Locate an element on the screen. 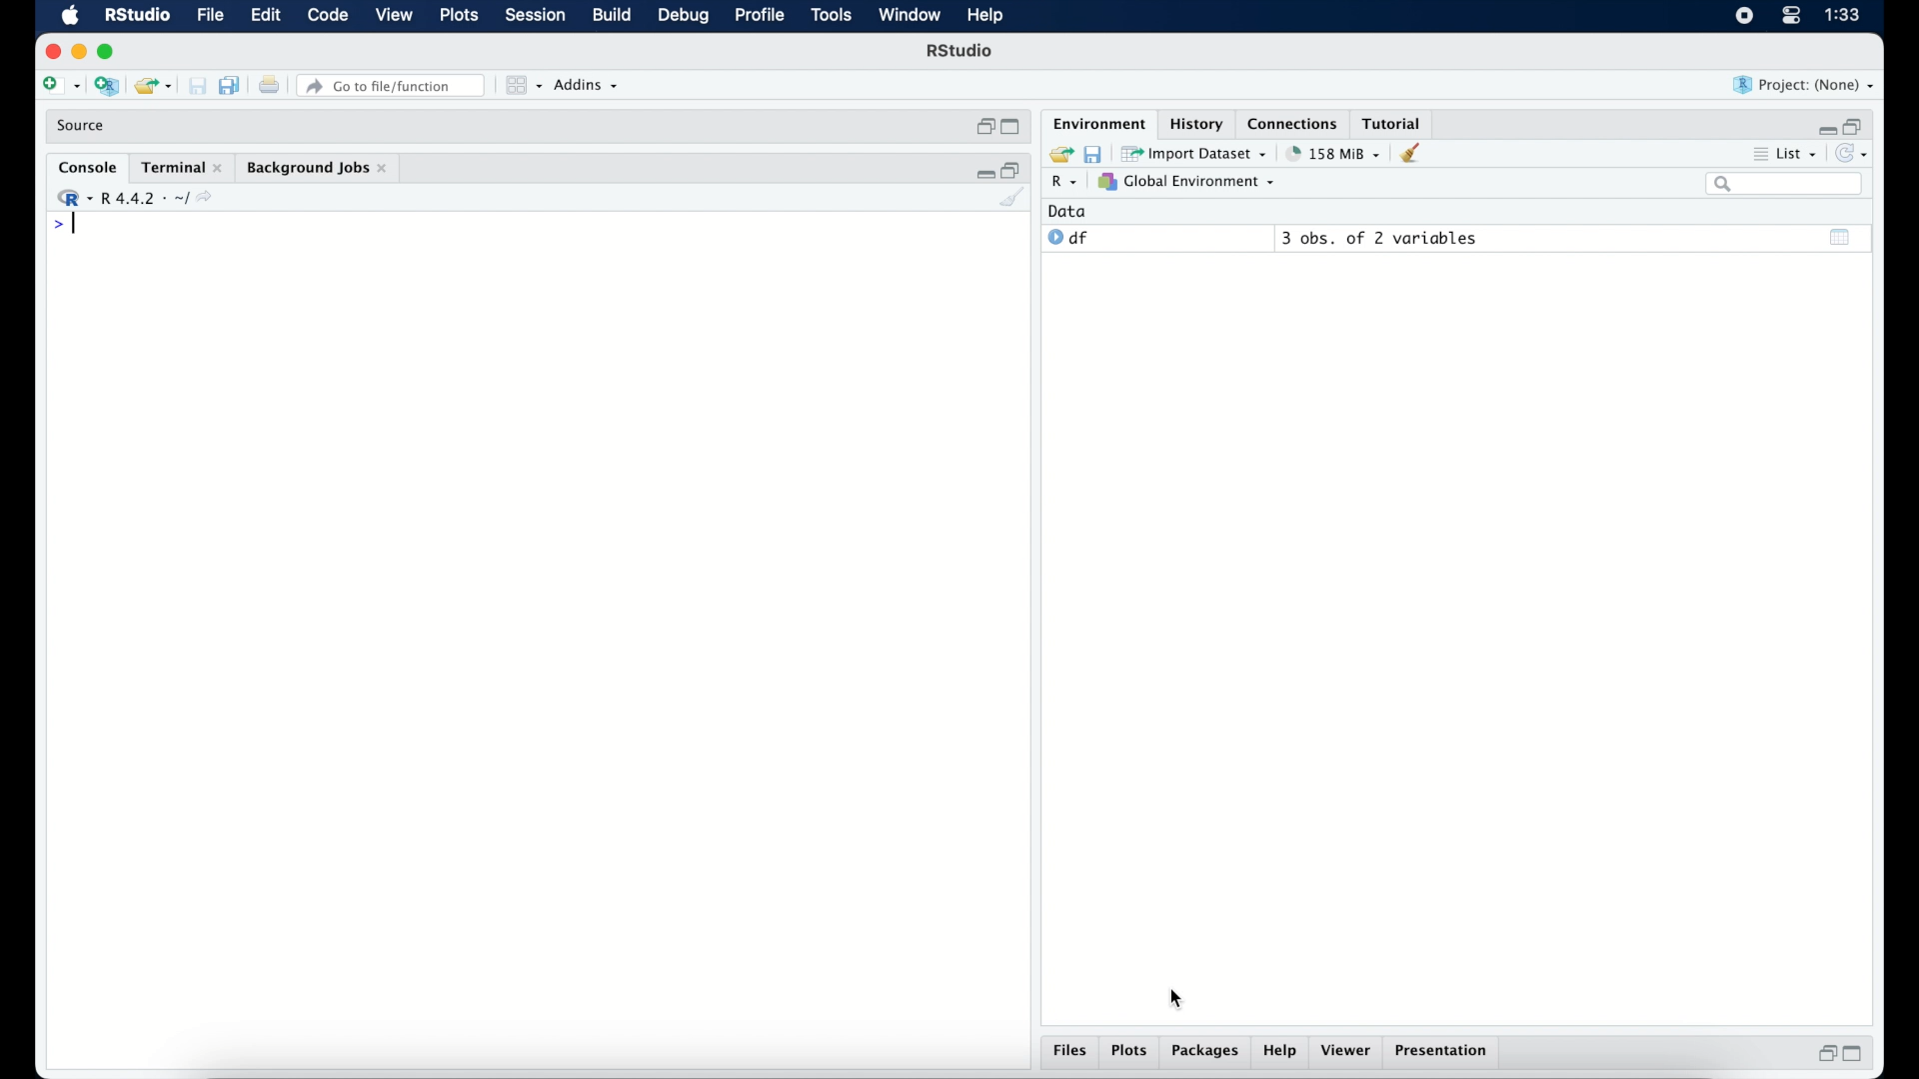 The height and width of the screenshot is (1079, 1919). console is located at coordinates (84, 166).